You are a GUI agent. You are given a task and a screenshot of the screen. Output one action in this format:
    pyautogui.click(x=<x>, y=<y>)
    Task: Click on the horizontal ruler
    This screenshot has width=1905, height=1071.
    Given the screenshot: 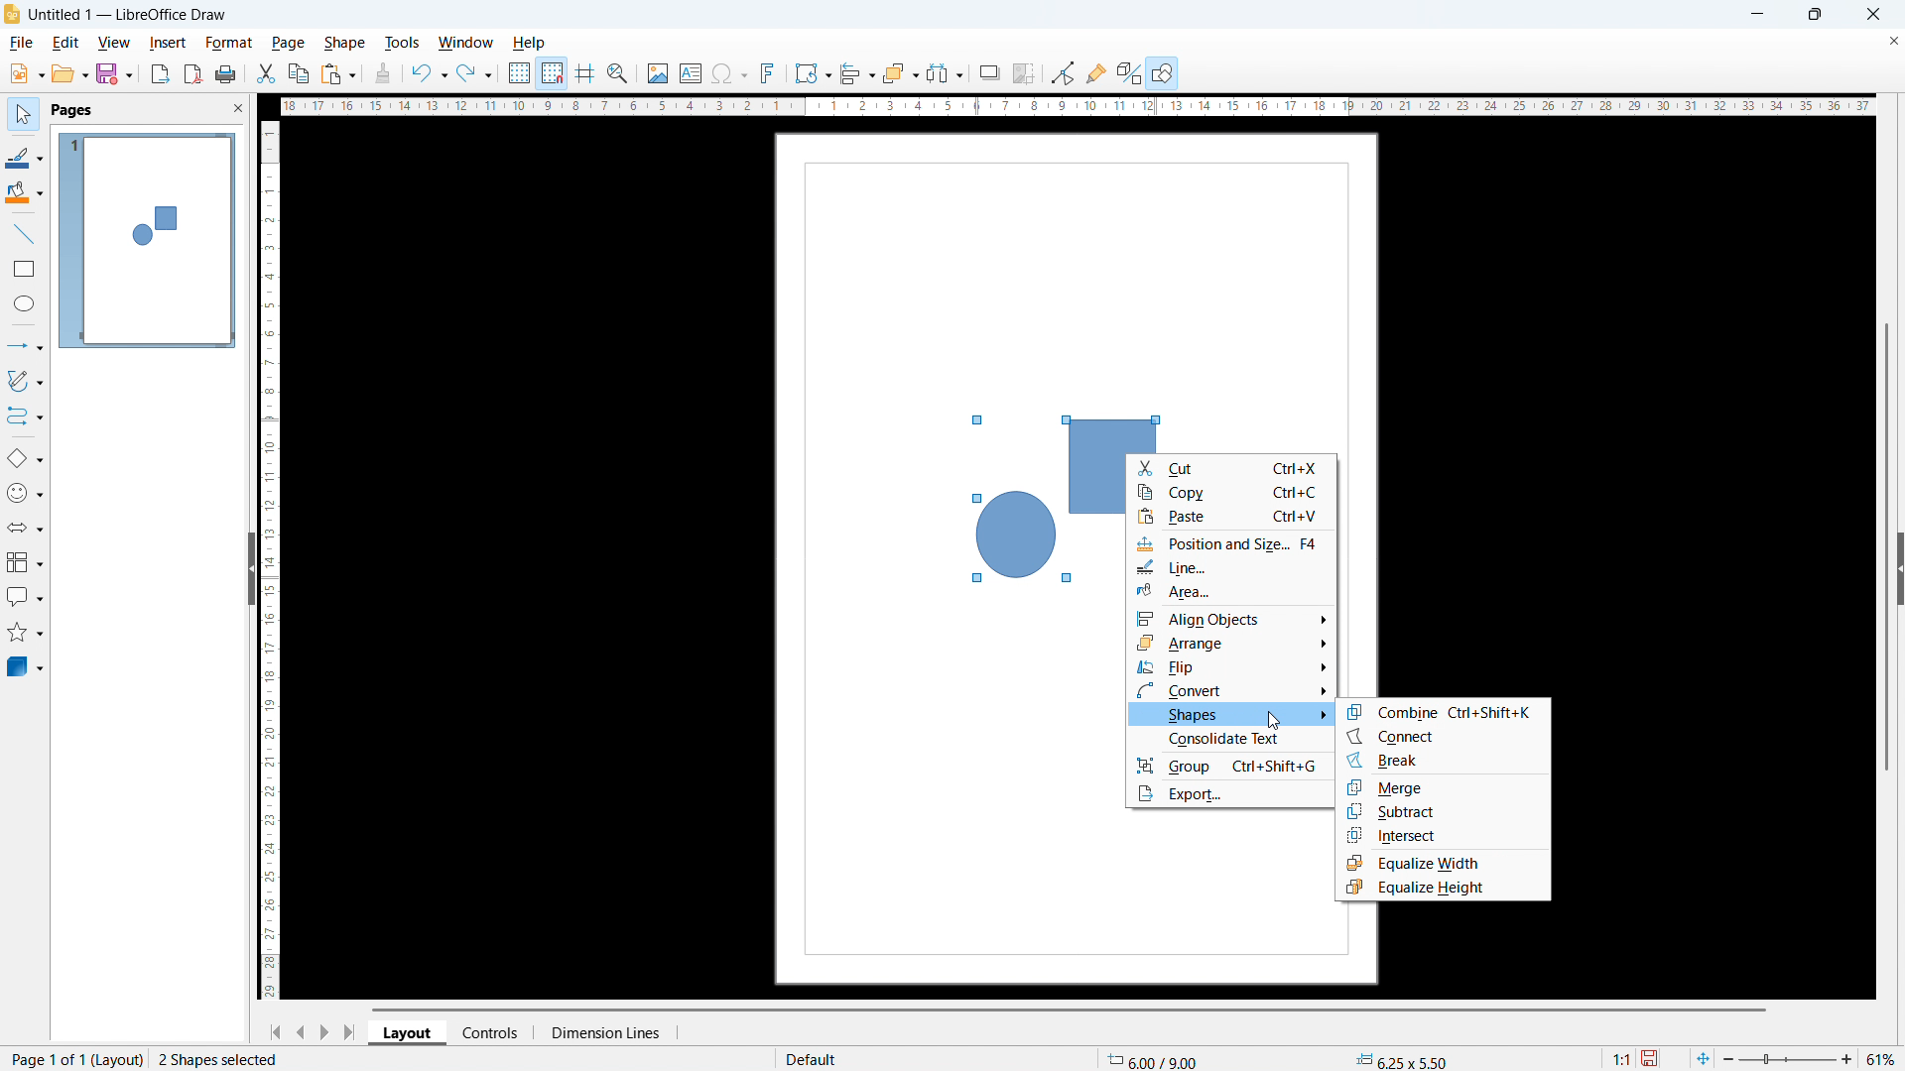 What is the action you would take?
    pyautogui.click(x=1077, y=106)
    